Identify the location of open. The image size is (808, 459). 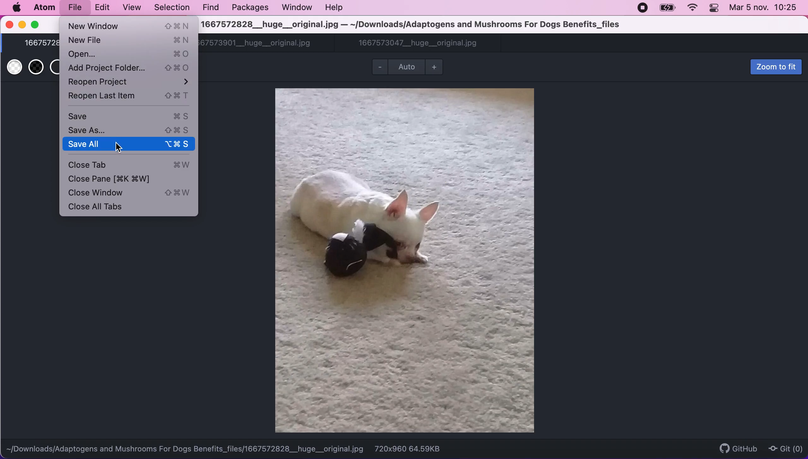
(128, 55).